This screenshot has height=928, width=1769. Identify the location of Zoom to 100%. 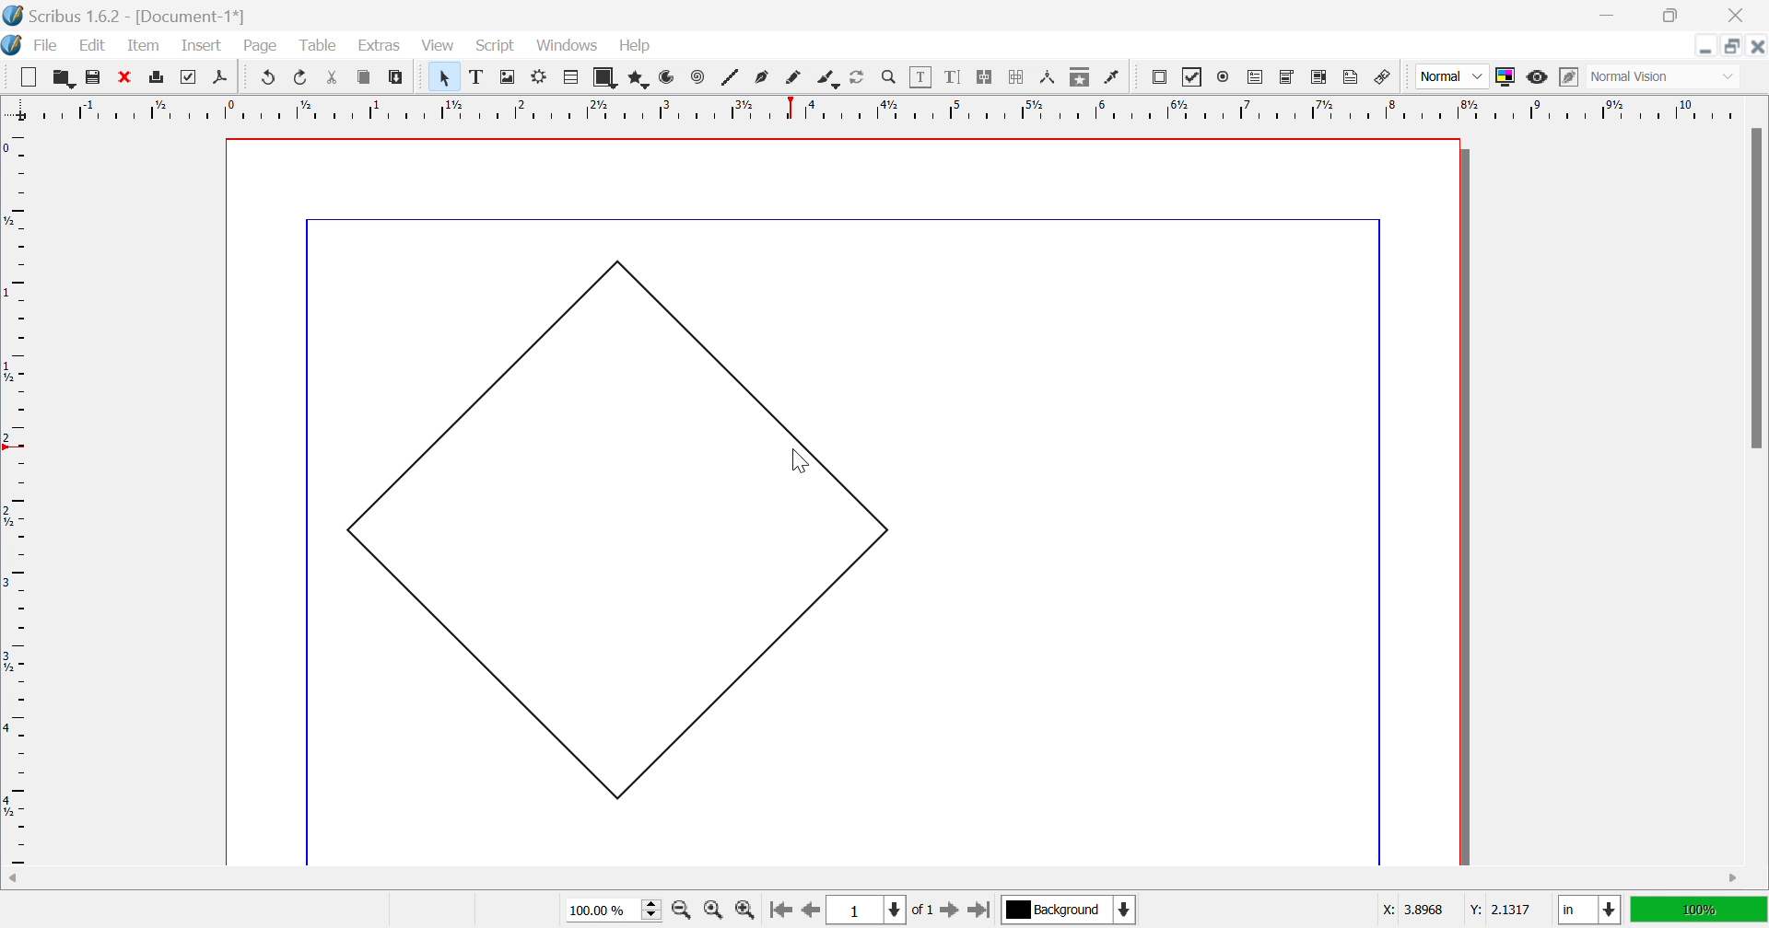
(716, 912).